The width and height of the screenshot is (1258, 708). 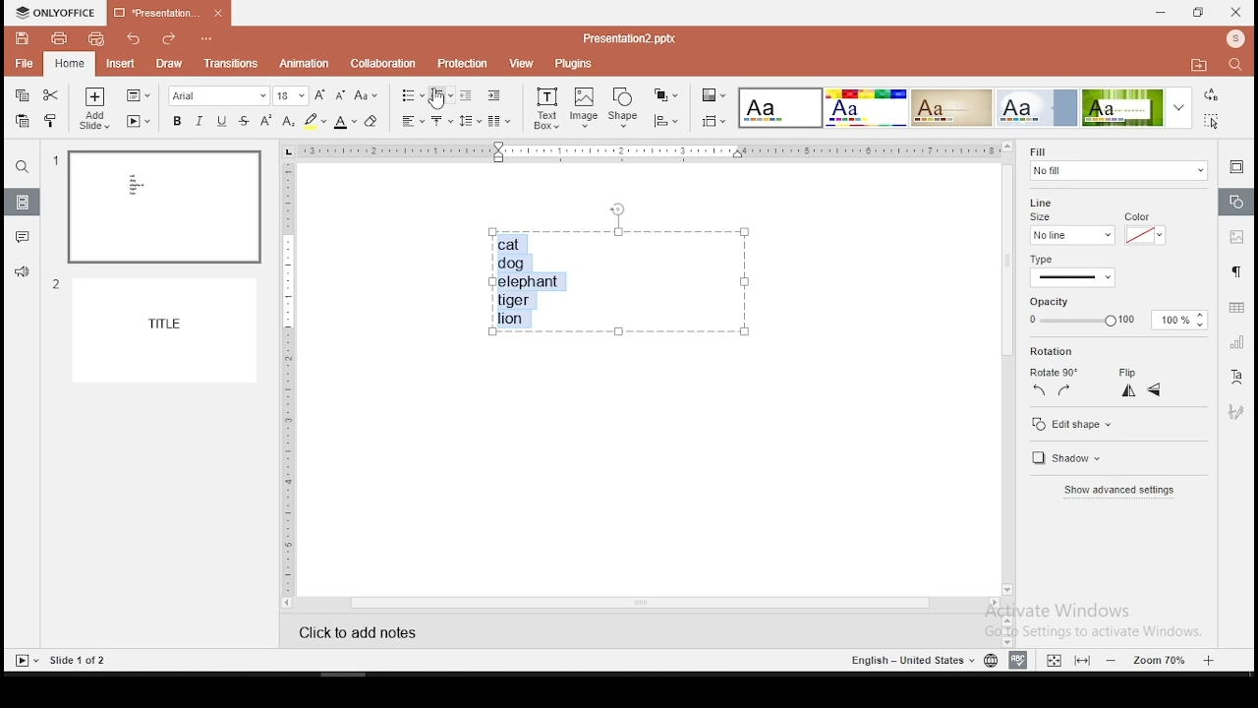 I want to click on line color, so click(x=1143, y=229).